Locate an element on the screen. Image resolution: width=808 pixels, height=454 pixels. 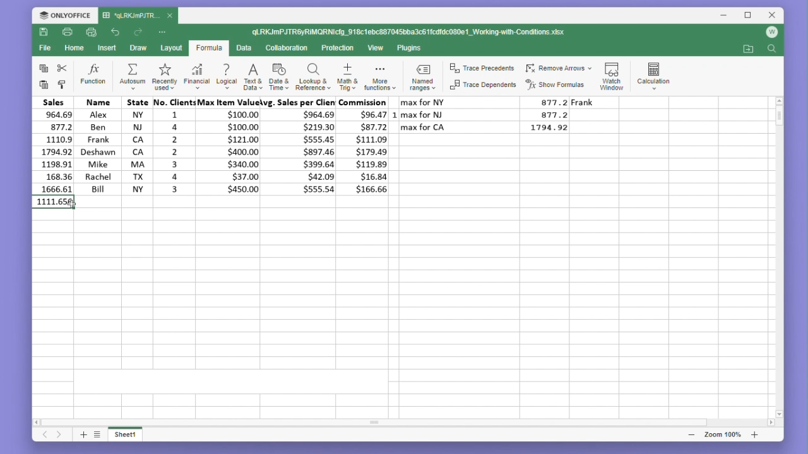
Layout is located at coordinates (171, 48).